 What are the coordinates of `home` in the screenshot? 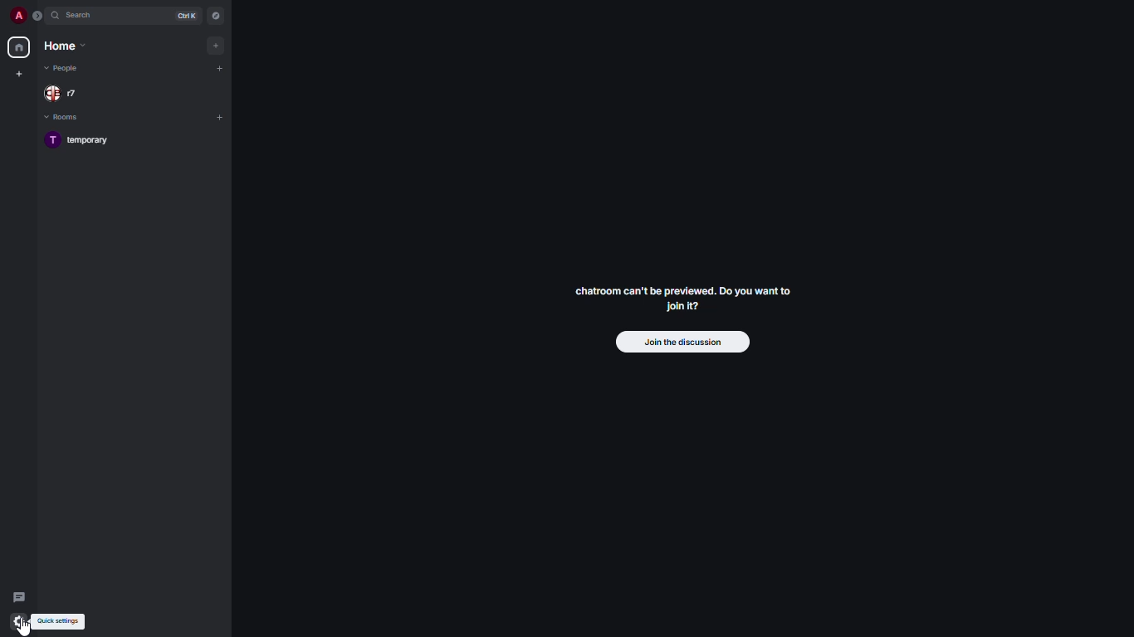 It's located at (66, 44).